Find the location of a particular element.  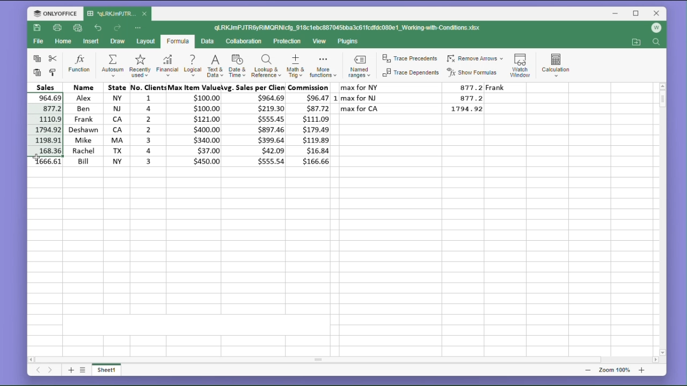

maths & trig is located at coordinates (295, 66).